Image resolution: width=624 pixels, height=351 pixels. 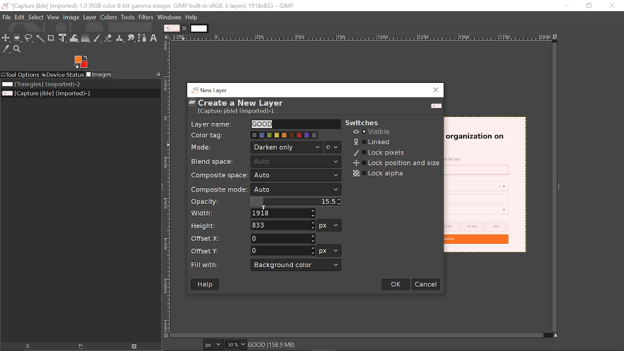 What do you see at coordinates (296, 162) in the screenshot?
I see `Auto v` at bounding box center [296, 162].